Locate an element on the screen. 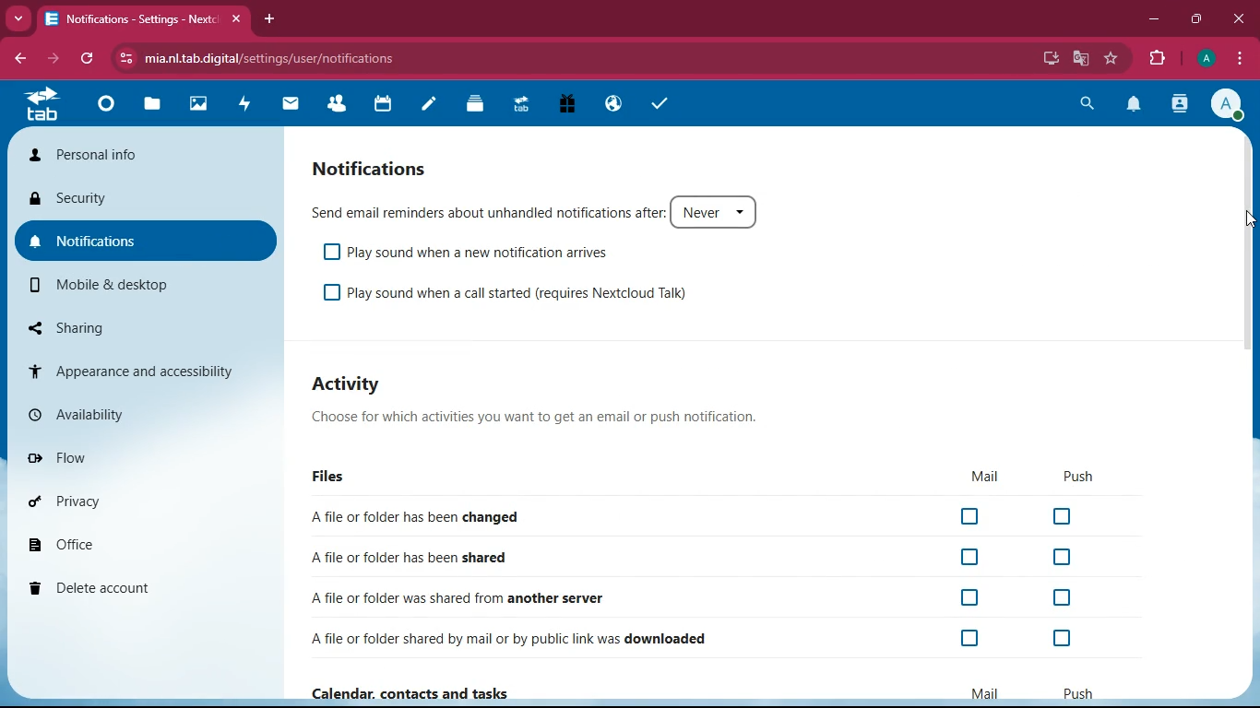  options is located at coordinates (1241, 58).